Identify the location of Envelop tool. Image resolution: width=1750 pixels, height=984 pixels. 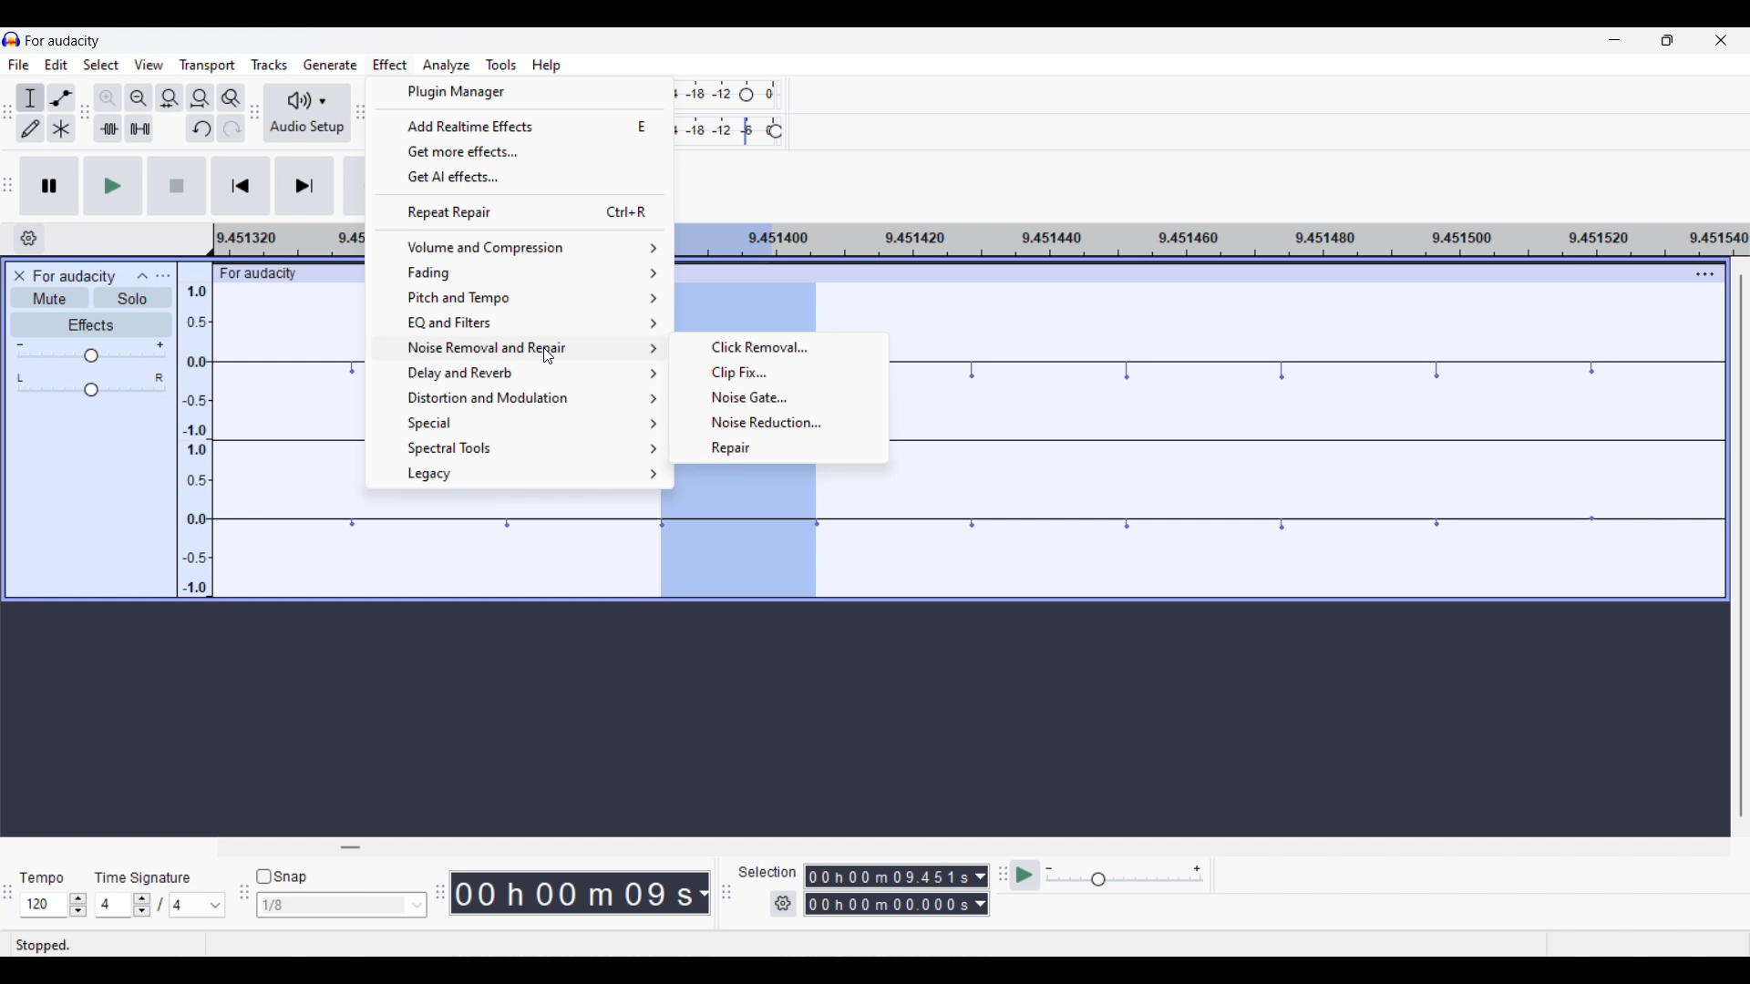
(62, 98).